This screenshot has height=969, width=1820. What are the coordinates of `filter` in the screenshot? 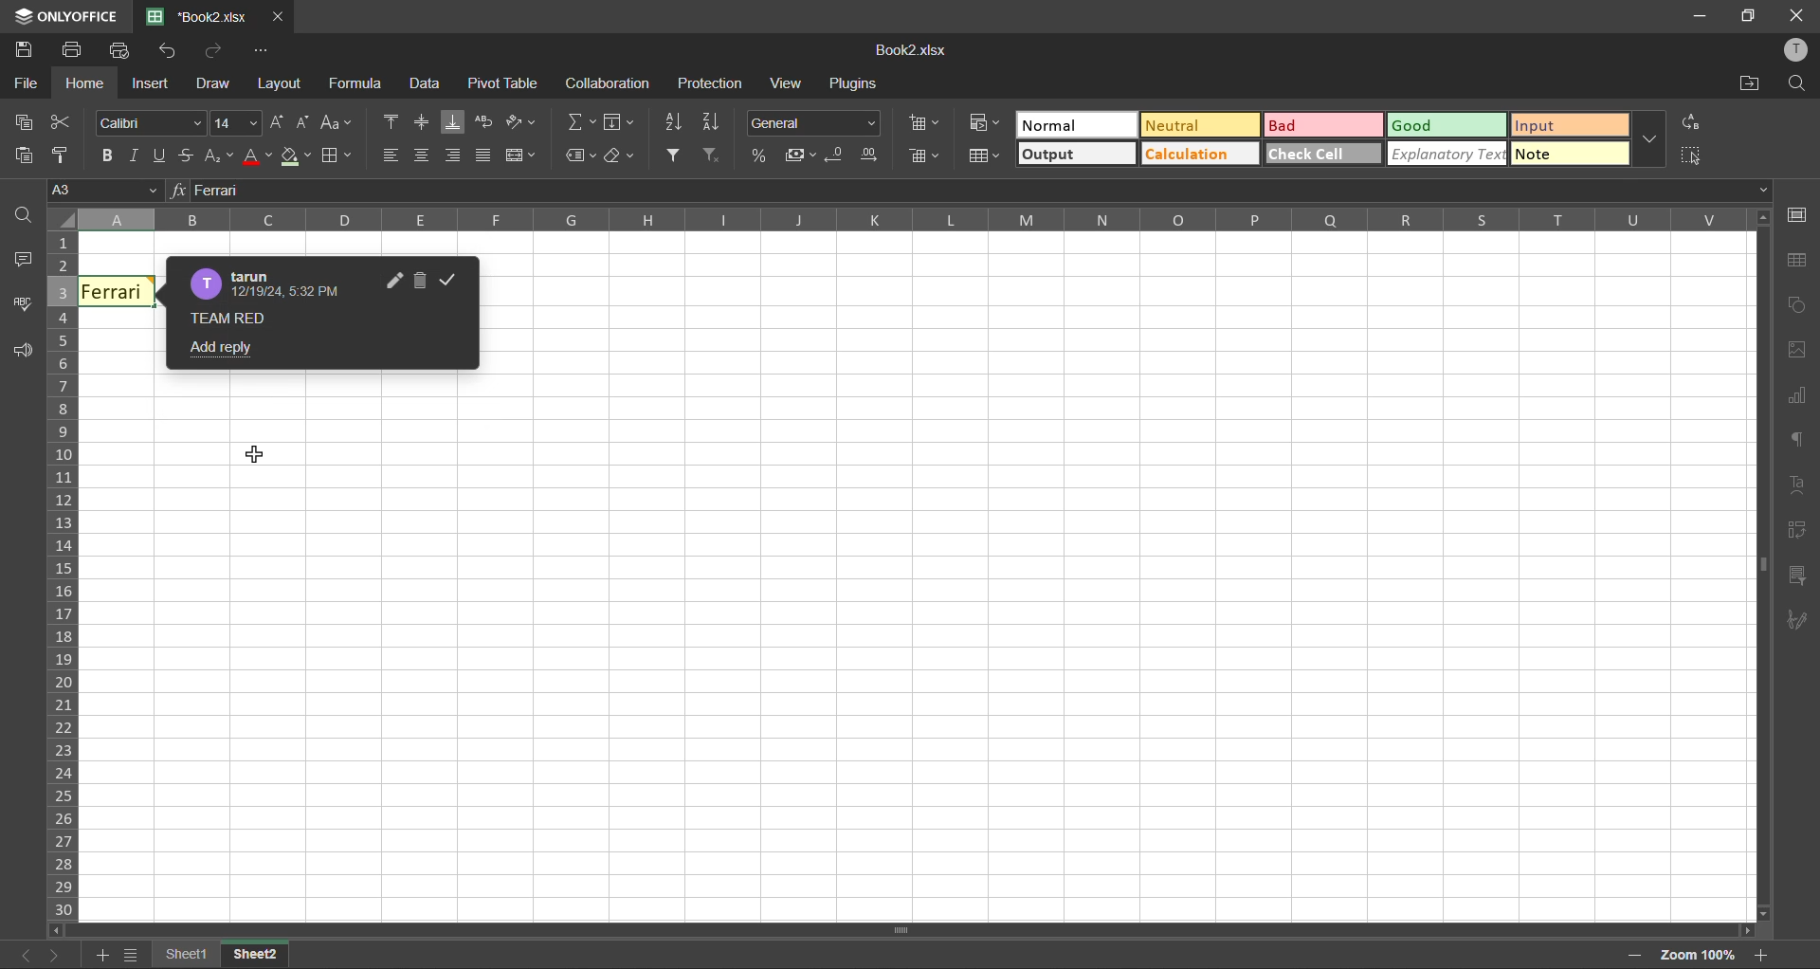 It's located at (677, 155).